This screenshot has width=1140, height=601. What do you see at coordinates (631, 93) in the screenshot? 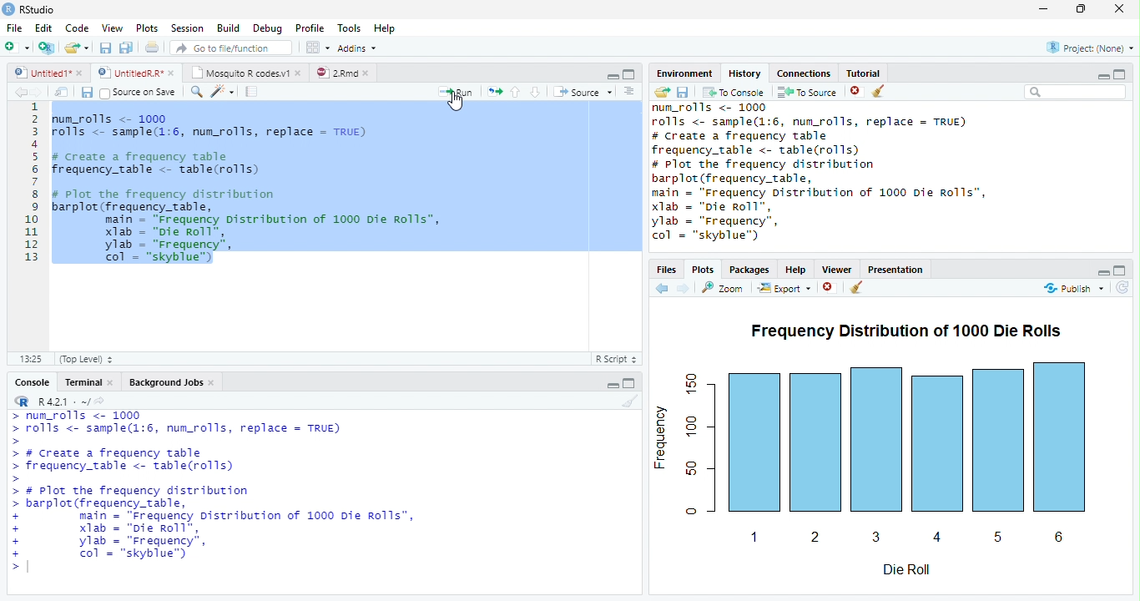
I see `List` at bounding box center [631, 93].